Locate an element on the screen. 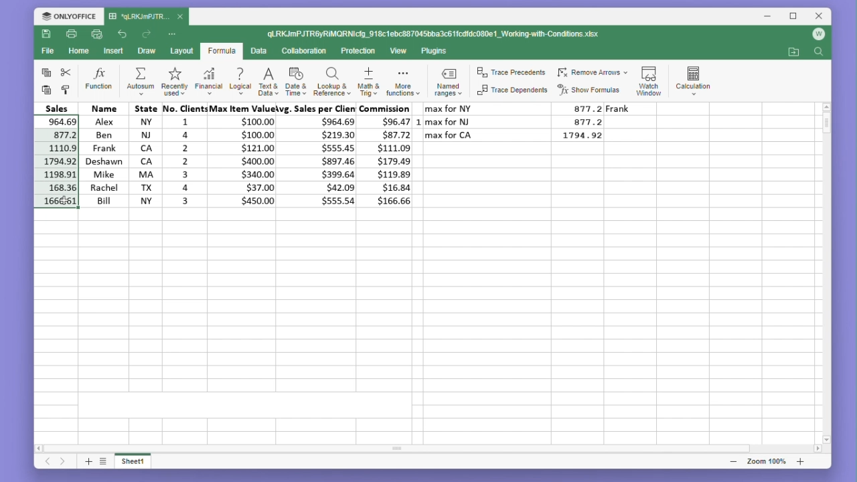 Image resolution: width=857 pixels, height=482 pixels. Format painter is located at coordinates (66, 90).